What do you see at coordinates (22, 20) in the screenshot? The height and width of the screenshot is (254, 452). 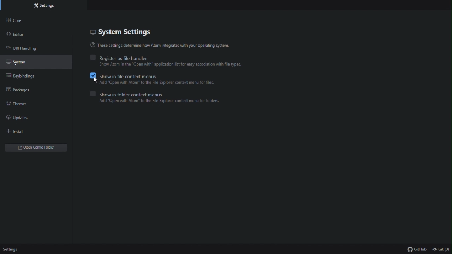 I see `Core` at bounding box center [22, 20].